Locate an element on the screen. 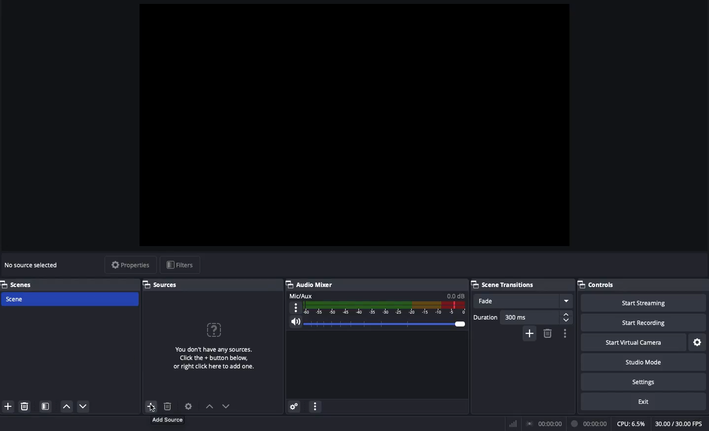 Image resolution: width=709 pixels, height=431 pixels. move up is located at coordinates (66, 407).